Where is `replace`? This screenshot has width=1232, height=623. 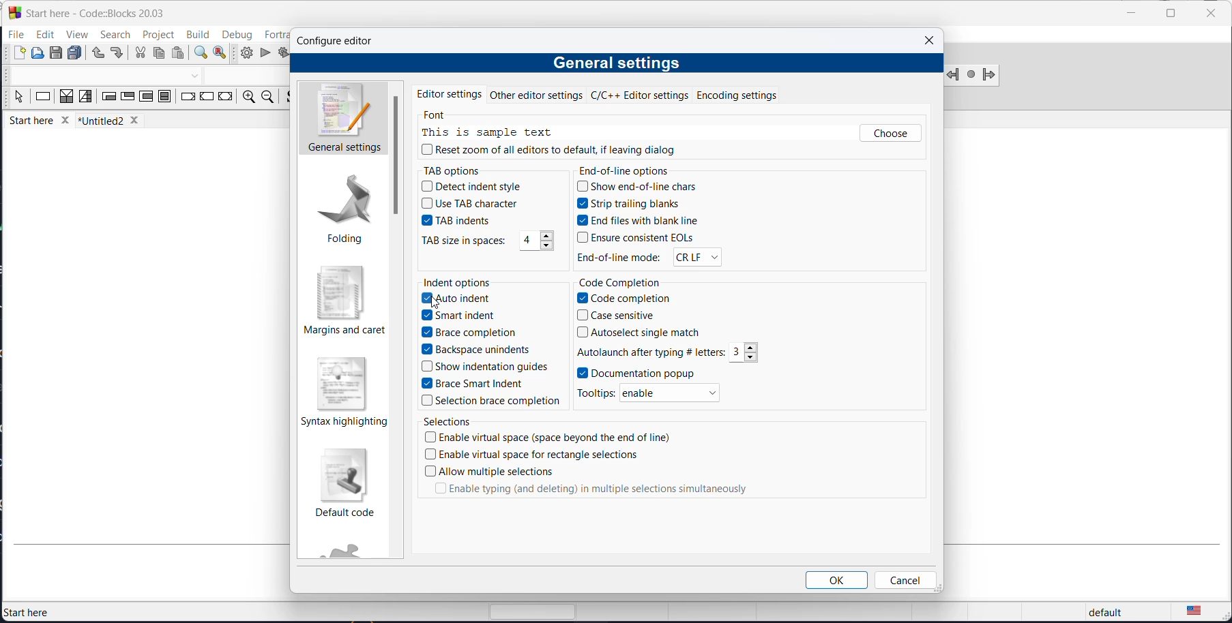
replace is located at coordinates (220, 55).